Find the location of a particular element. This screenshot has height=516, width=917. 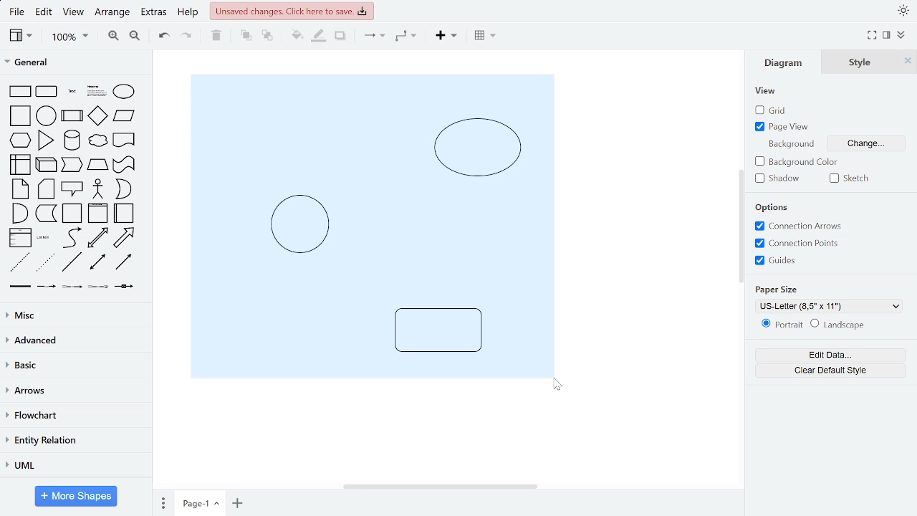

sketch is located at coordinates (853, 178).